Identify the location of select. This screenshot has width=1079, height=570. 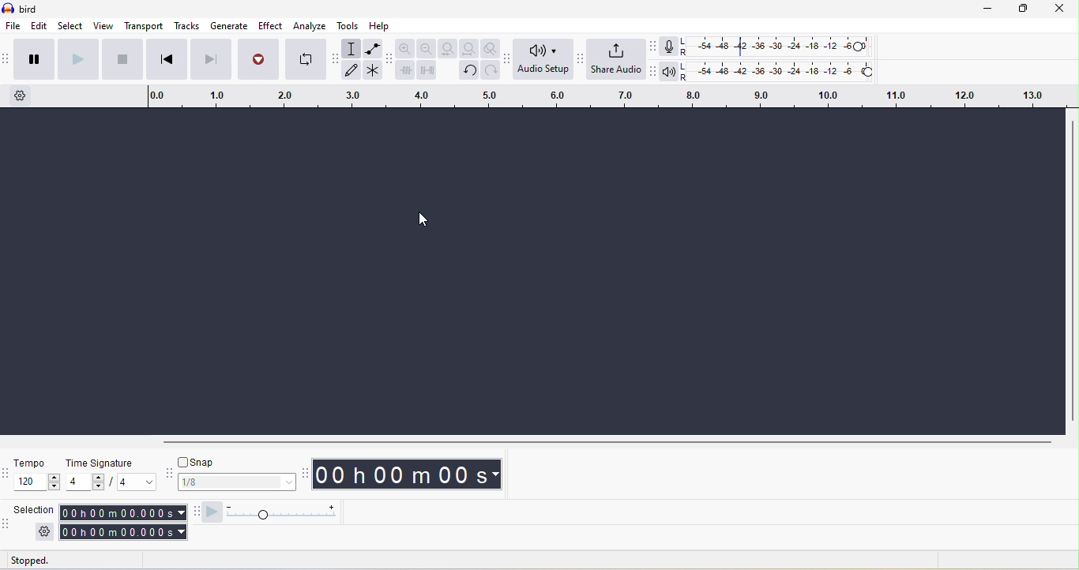
(70, 27).